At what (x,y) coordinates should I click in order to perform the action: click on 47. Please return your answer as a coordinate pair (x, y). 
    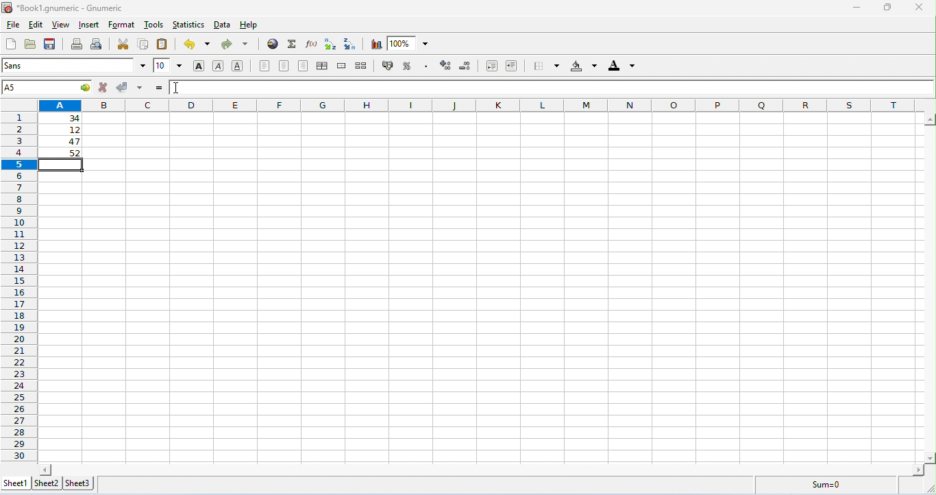
    Looking at the image, I should click on (64, 142).